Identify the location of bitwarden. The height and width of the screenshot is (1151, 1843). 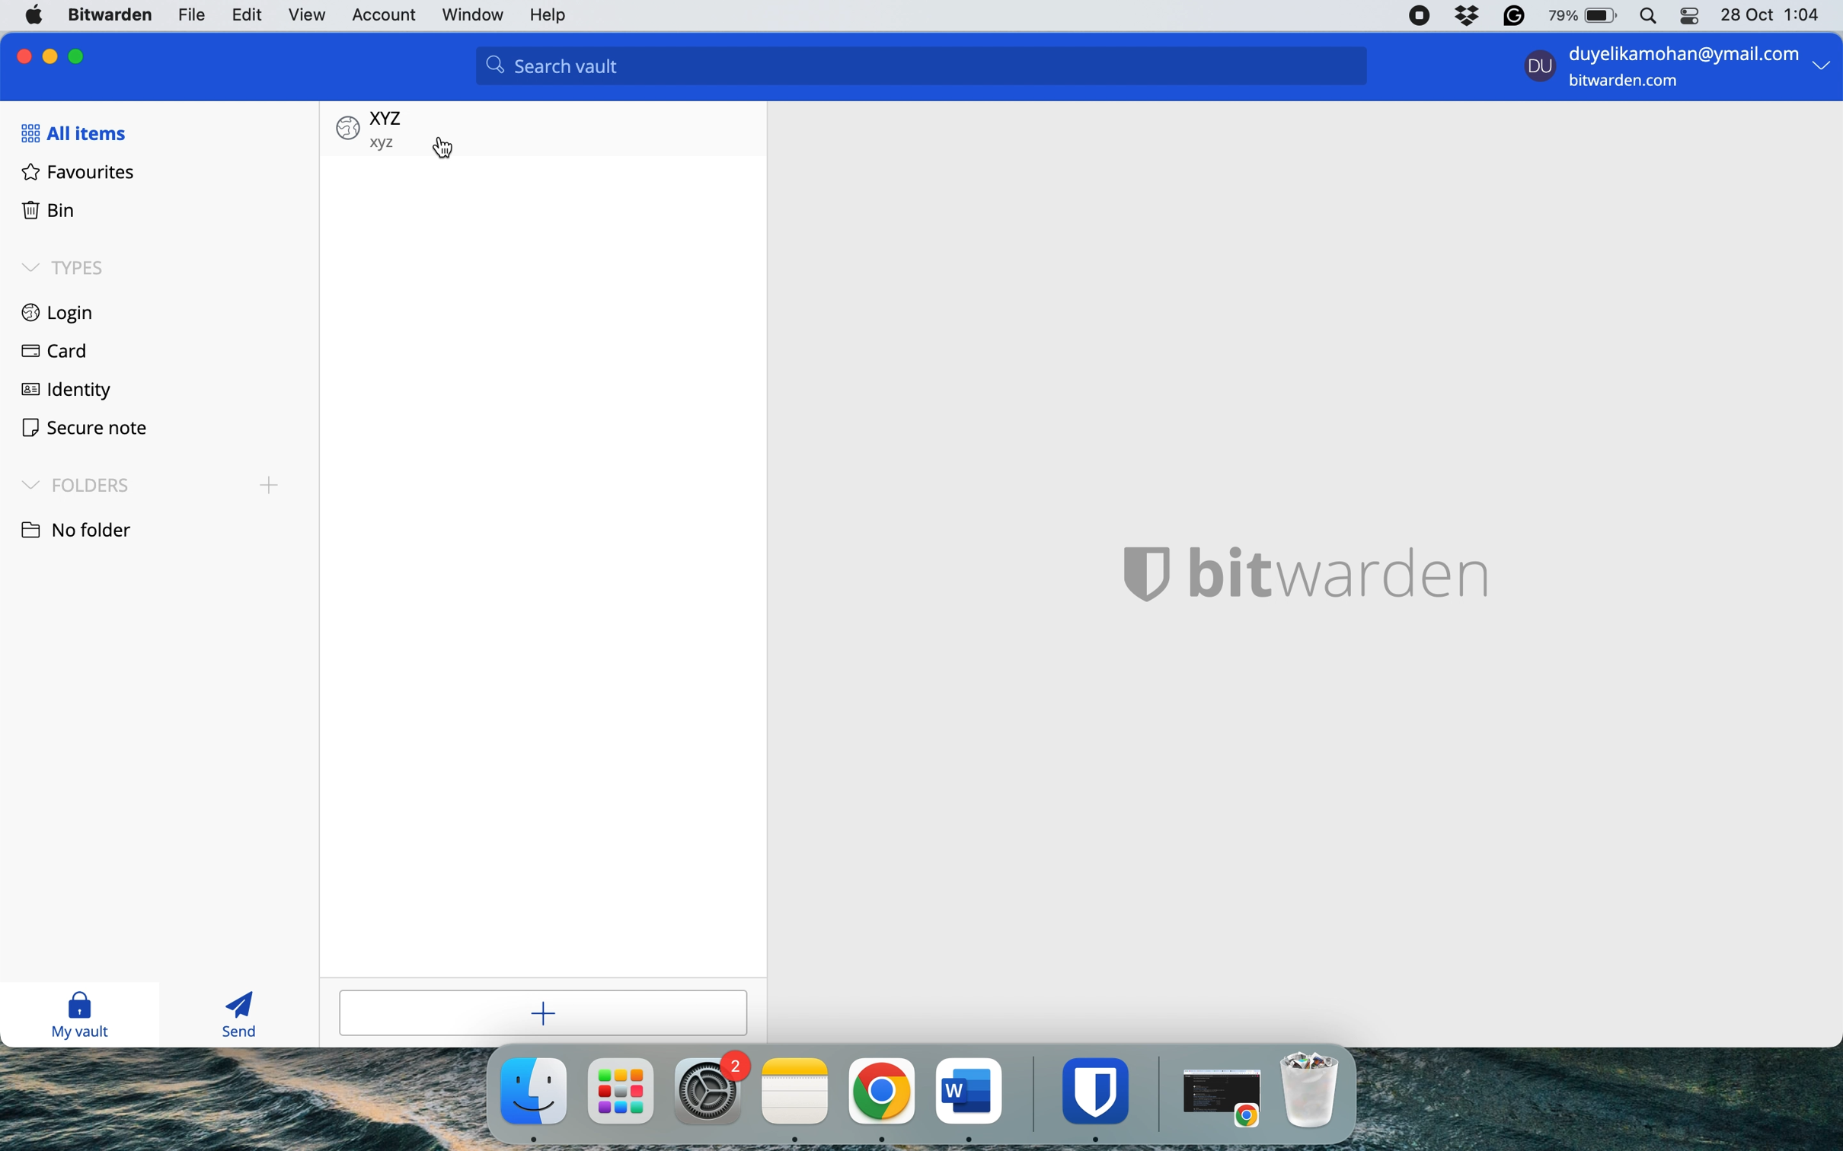
(1100, 1090).